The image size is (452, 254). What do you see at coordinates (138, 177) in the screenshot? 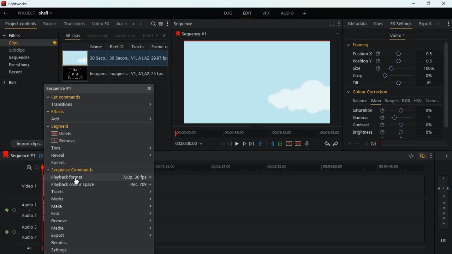
I see `playback format` at bounding box center [138, 177].